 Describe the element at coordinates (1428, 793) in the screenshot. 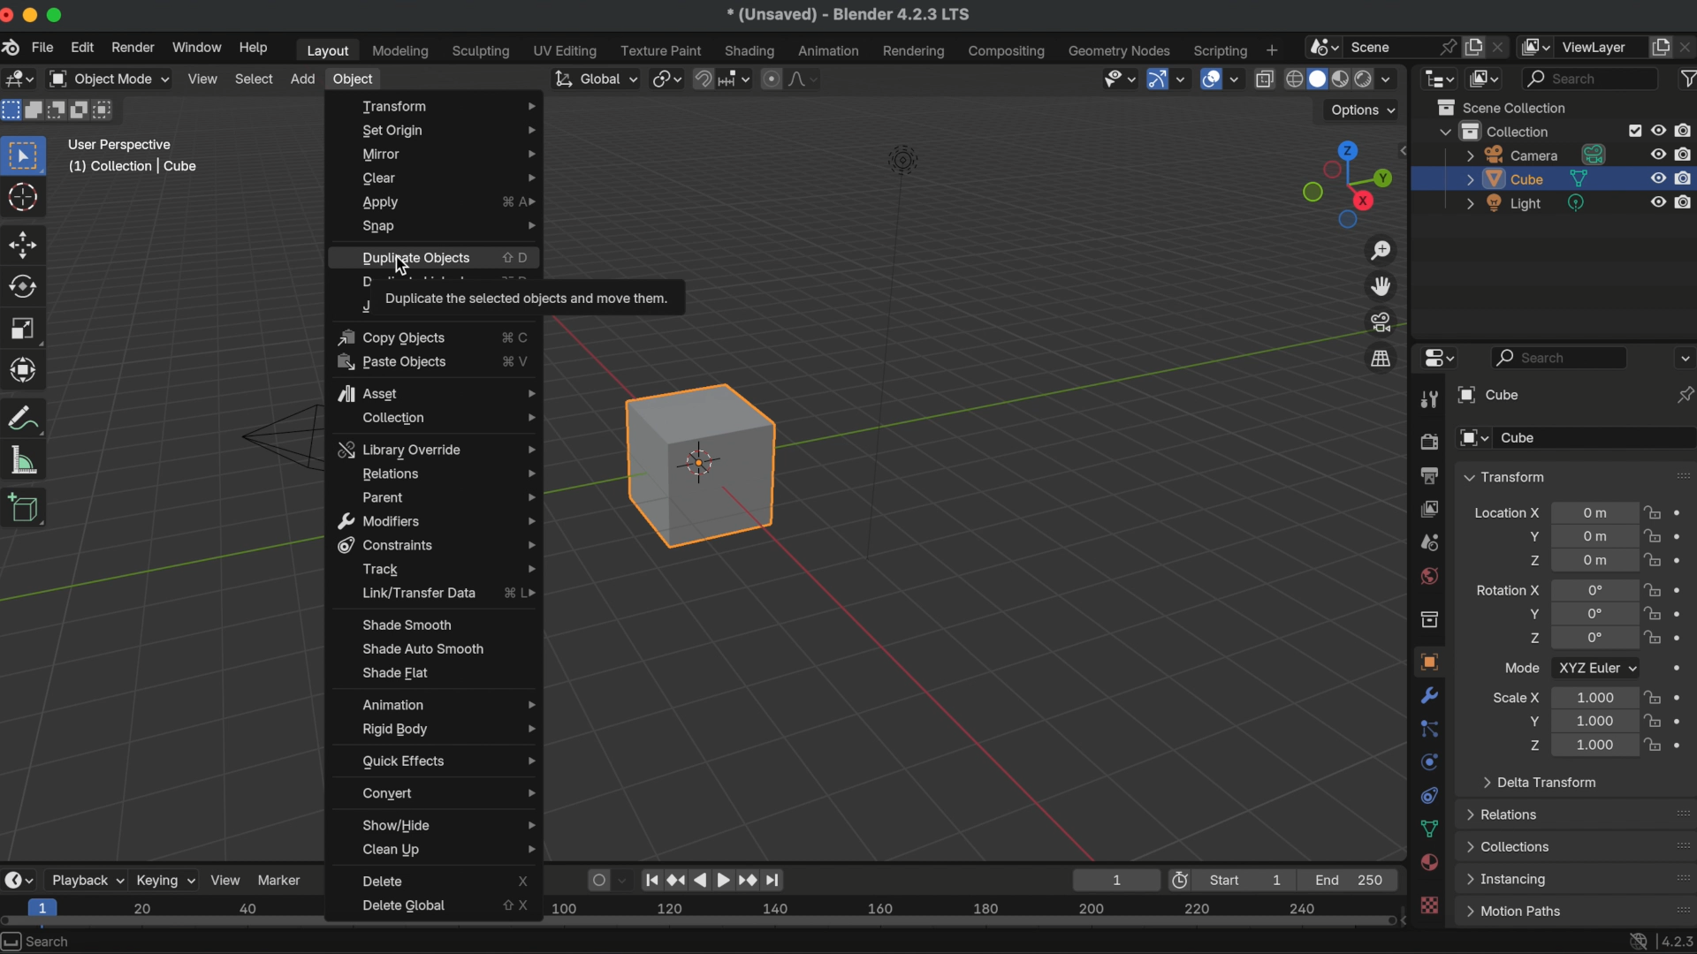

I see `contraints` at that location.